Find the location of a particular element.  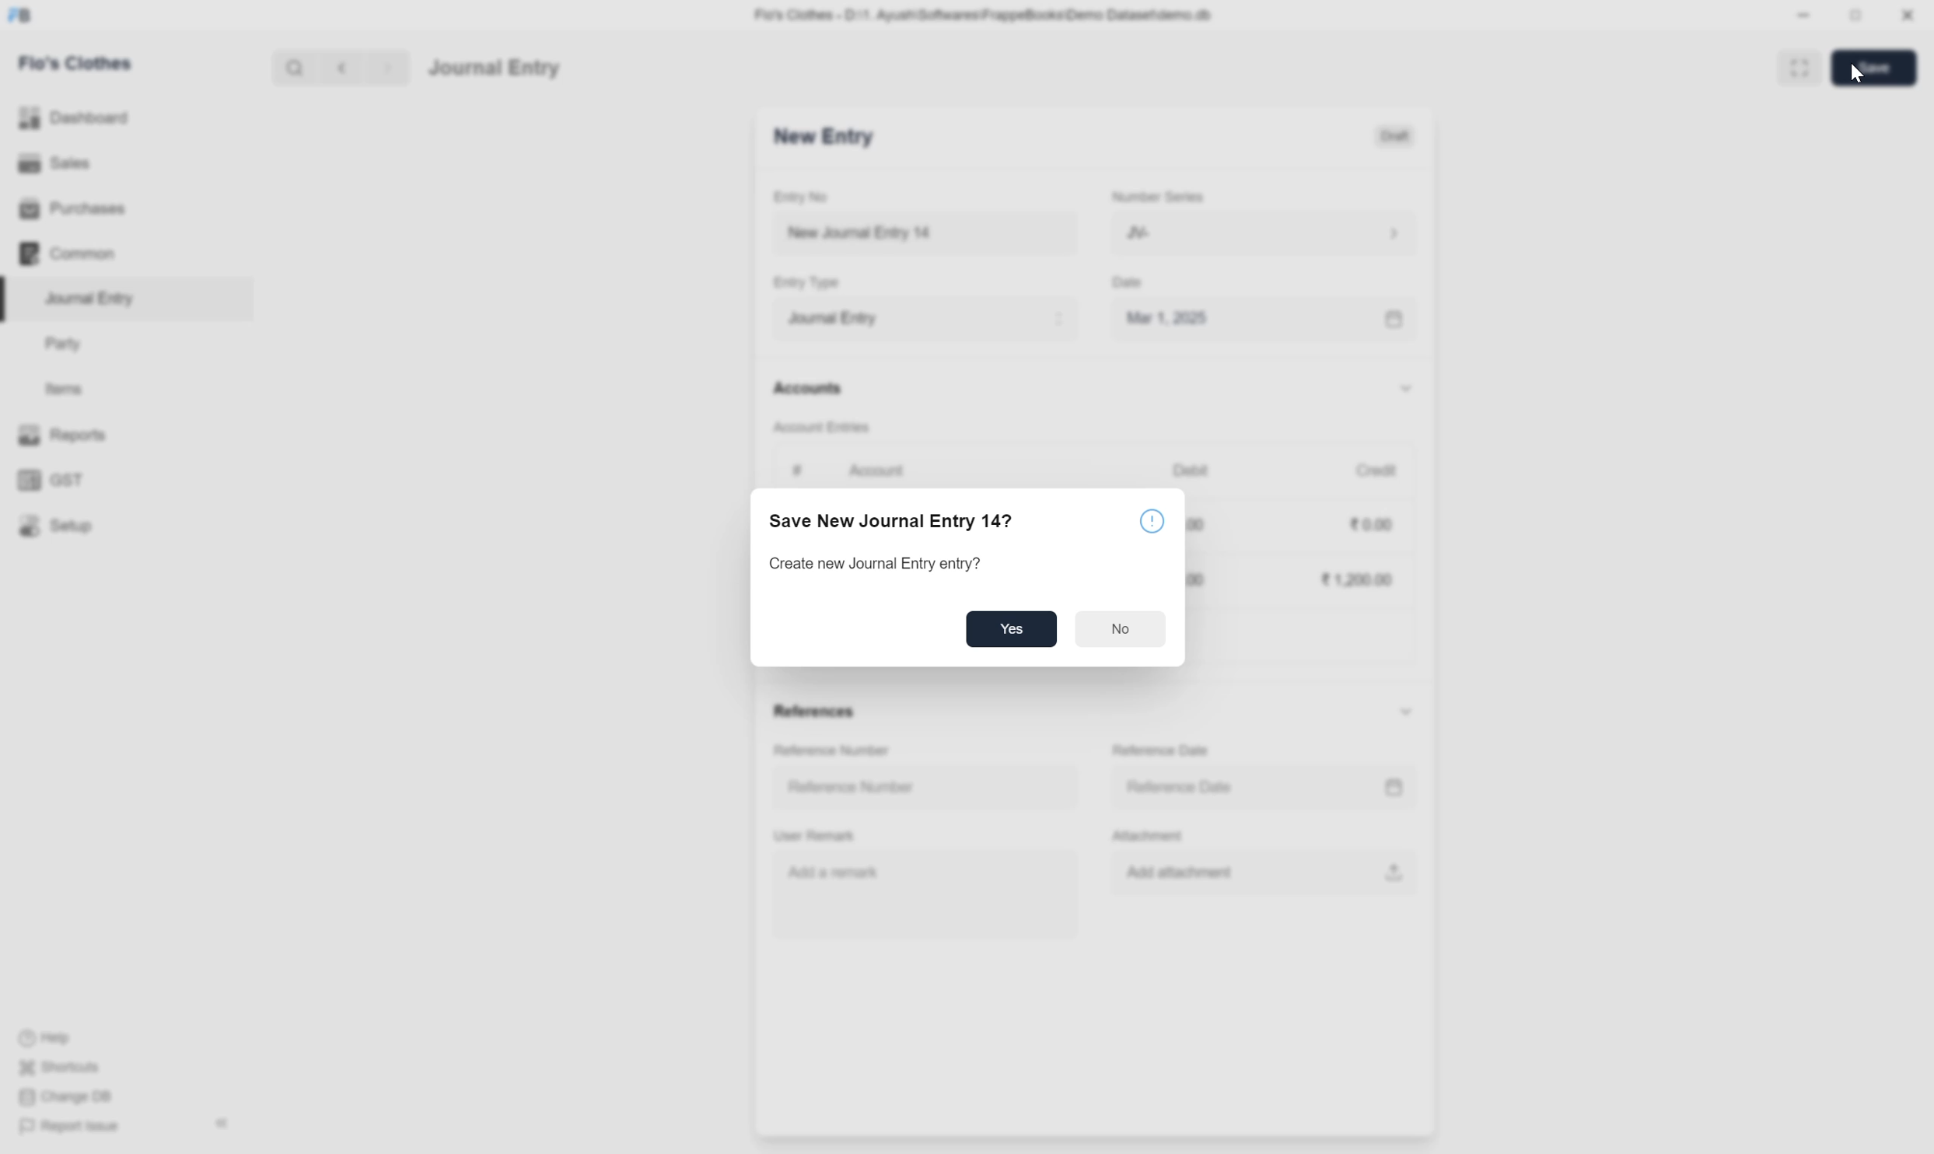

calendar is located at coordinates (1392, 788).